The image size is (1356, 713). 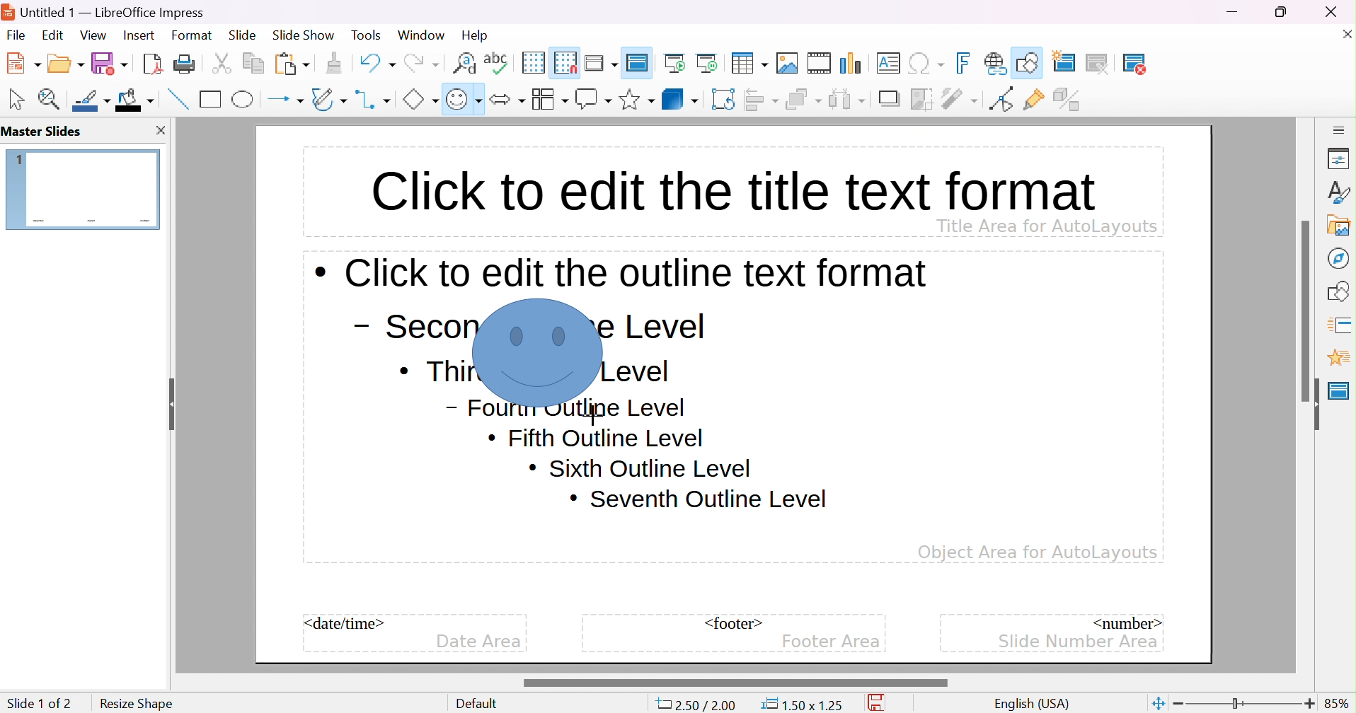 I want to click on basic shapes, so click(x=420, y=99).